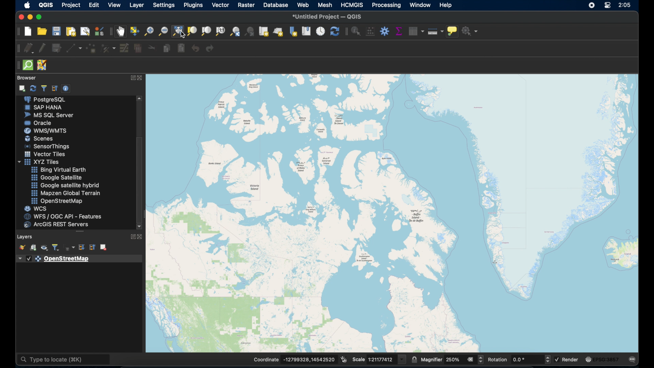 The image size is (654, 368). Describe the element at coordinates (211, 48) in the screenshot. I see `redo` at that location.